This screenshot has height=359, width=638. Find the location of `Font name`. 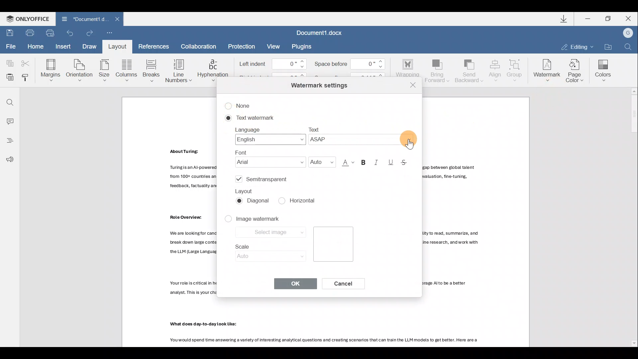

Font name is located at coordinates (267, 158).